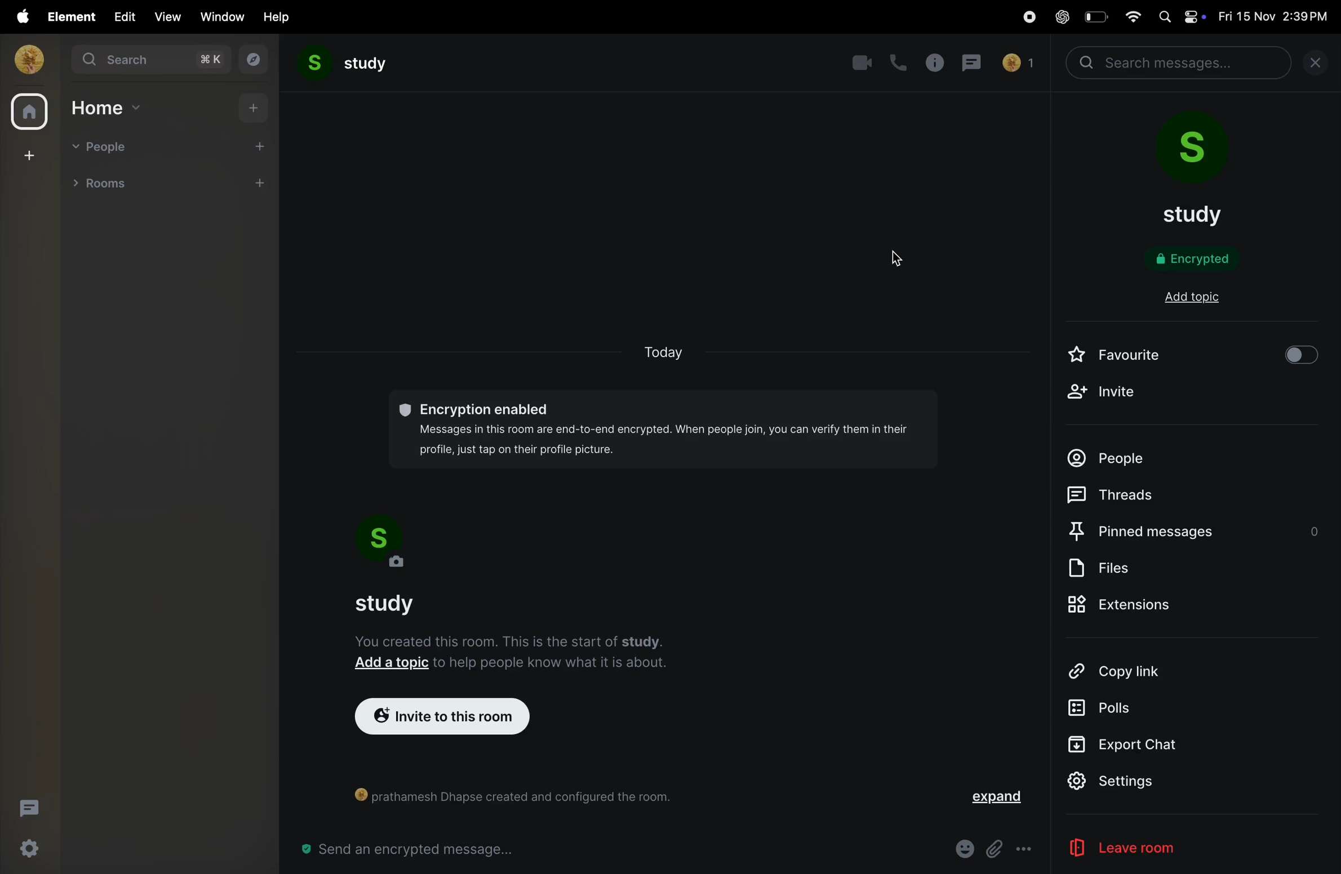 The image size is (1341, 874). What do you see at coordinates (1125, 605) in the screenshot?
I see `extinsions` at bounding box center [1125, 605].